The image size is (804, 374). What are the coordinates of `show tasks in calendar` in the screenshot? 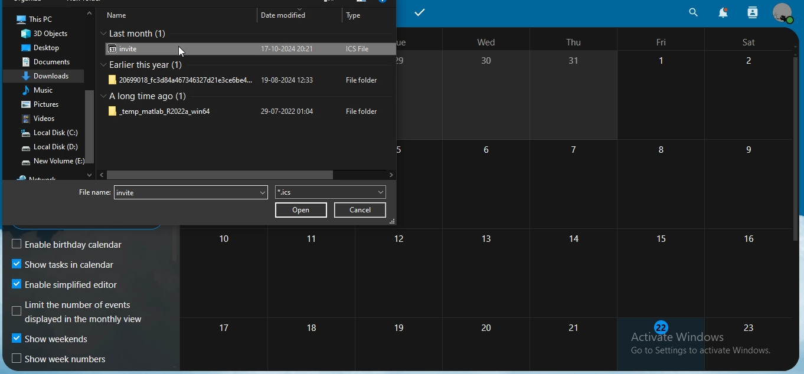 It's located at (63, 265).